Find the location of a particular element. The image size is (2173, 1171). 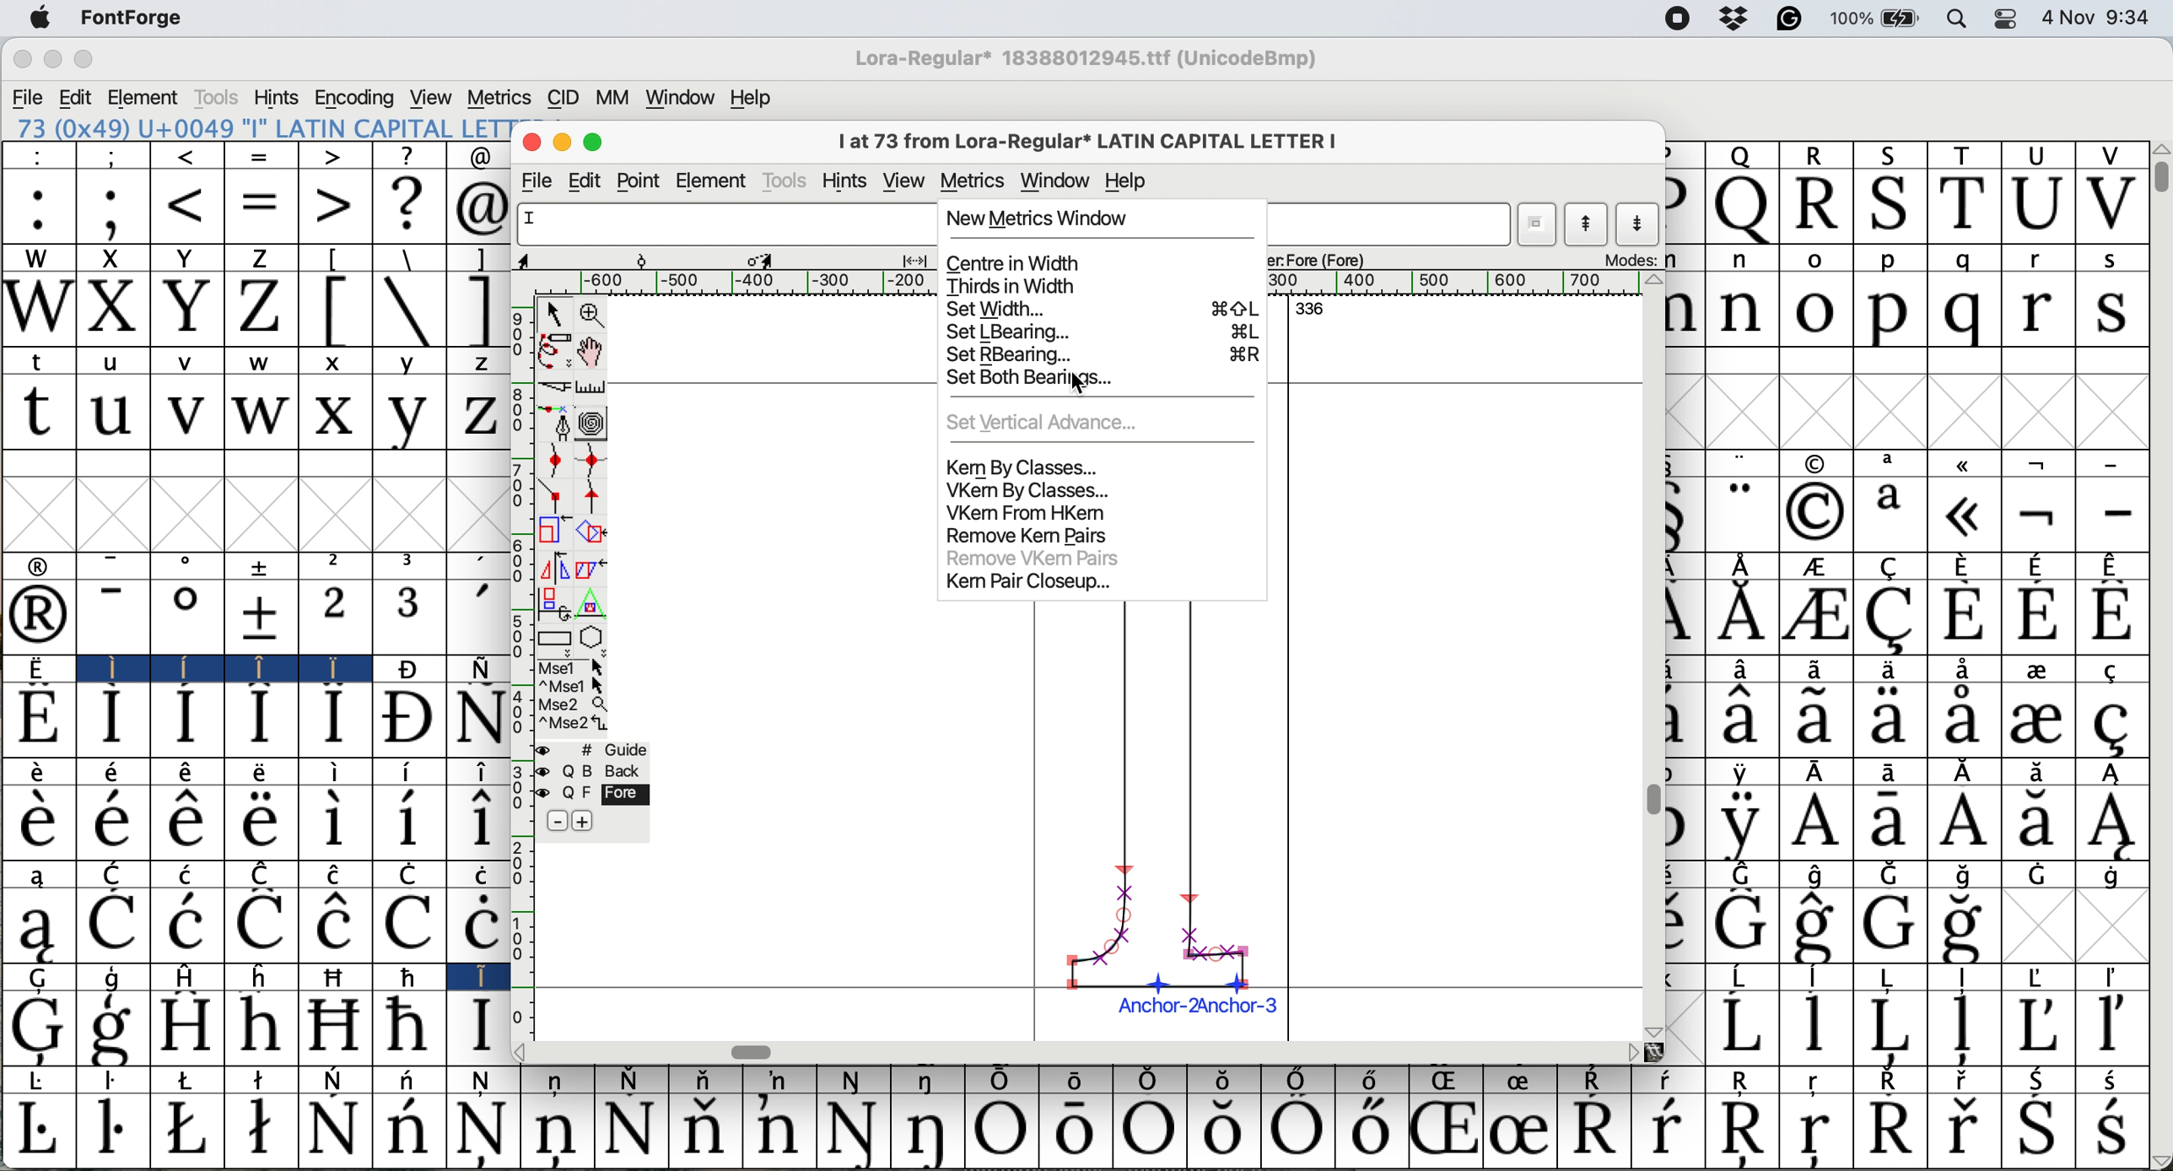

a is located at coordinates (40, 873).